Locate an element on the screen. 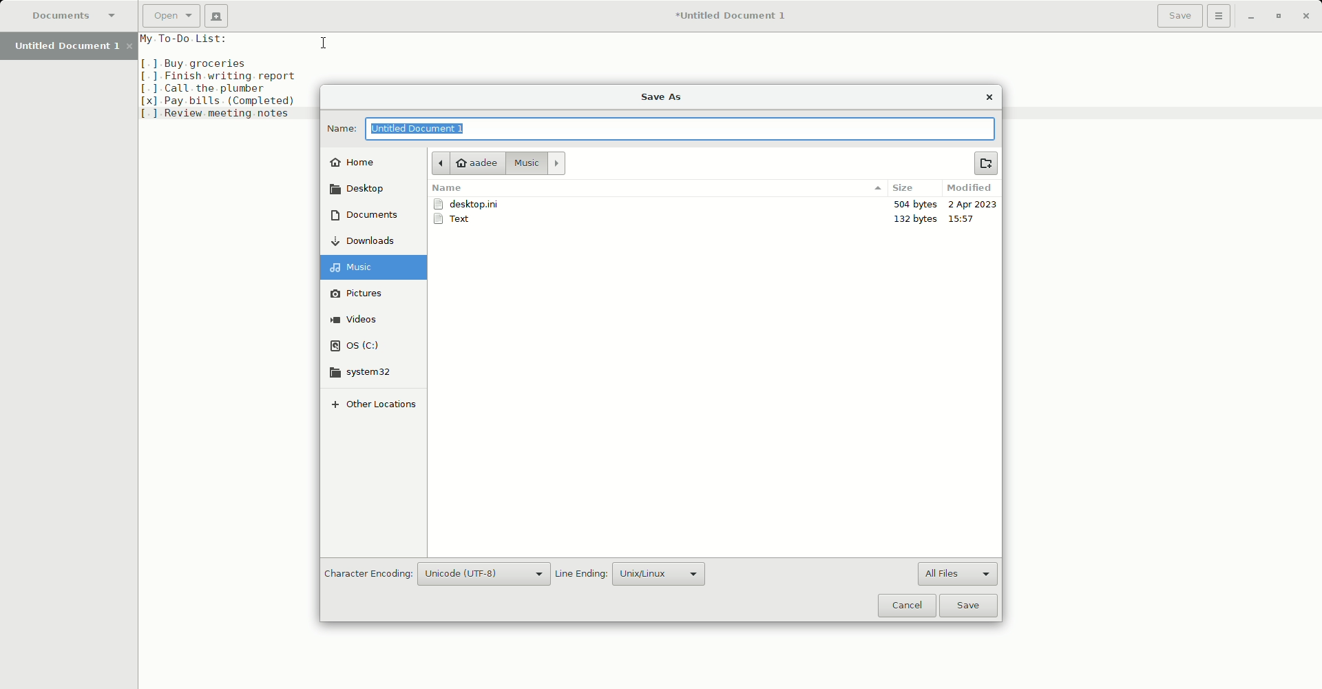 The image size is (1322, 689). Videos is located at coordinates (364, 320).